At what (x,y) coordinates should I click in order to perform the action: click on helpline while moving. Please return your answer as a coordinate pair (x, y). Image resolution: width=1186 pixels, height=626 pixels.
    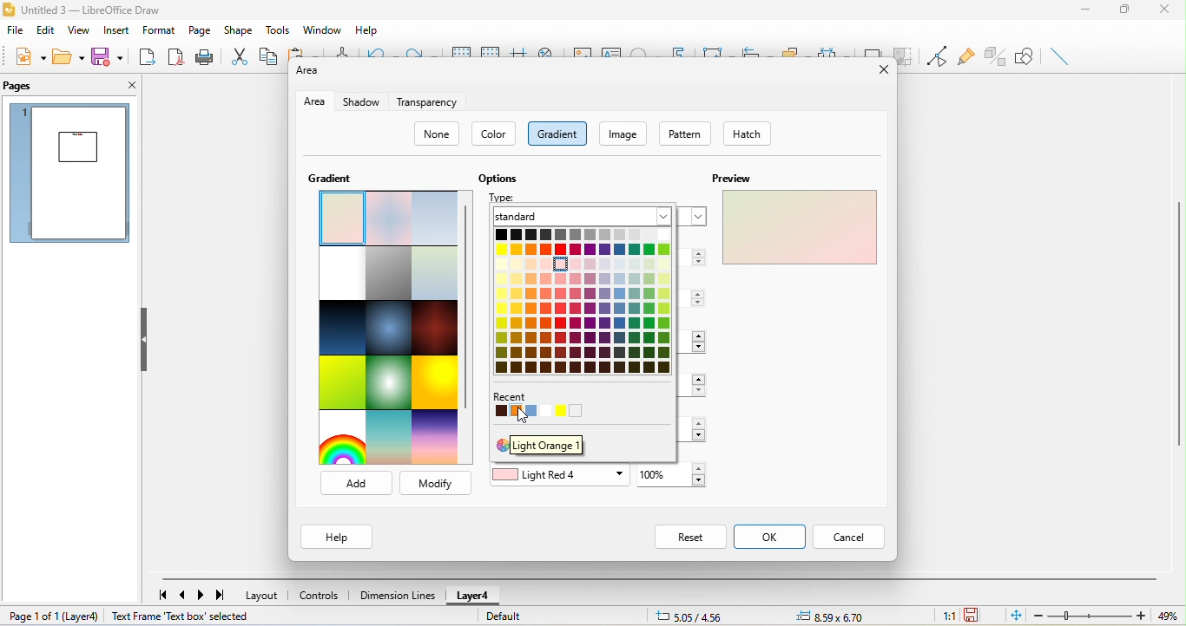
    Looking at the image, I should click on (520, 49).